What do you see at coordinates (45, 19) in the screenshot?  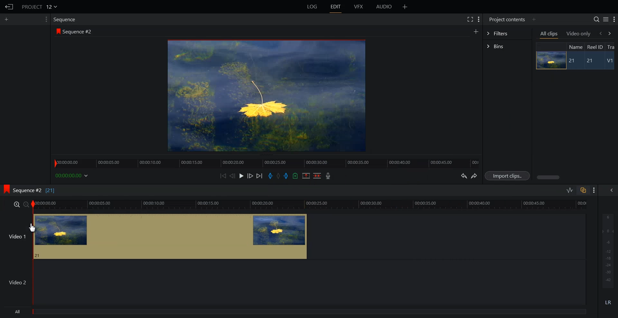 I see `Show setting menu` at bounding box center [45, 19].